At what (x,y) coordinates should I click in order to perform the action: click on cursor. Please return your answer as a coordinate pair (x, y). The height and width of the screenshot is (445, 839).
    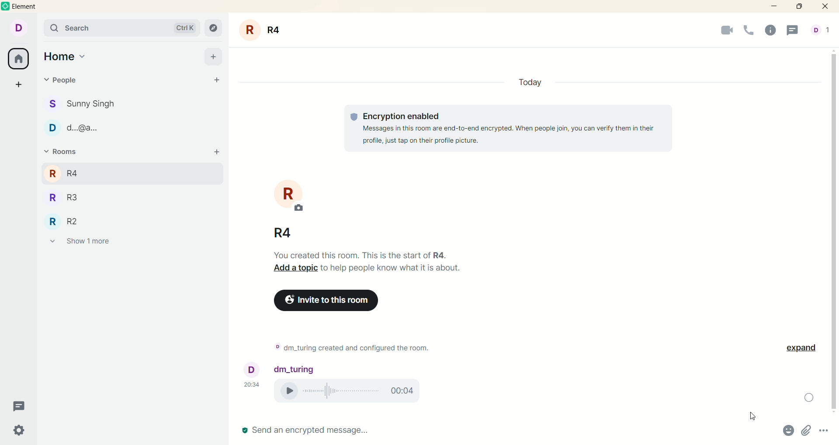
    Looking at the image, I should click on (751, 417).